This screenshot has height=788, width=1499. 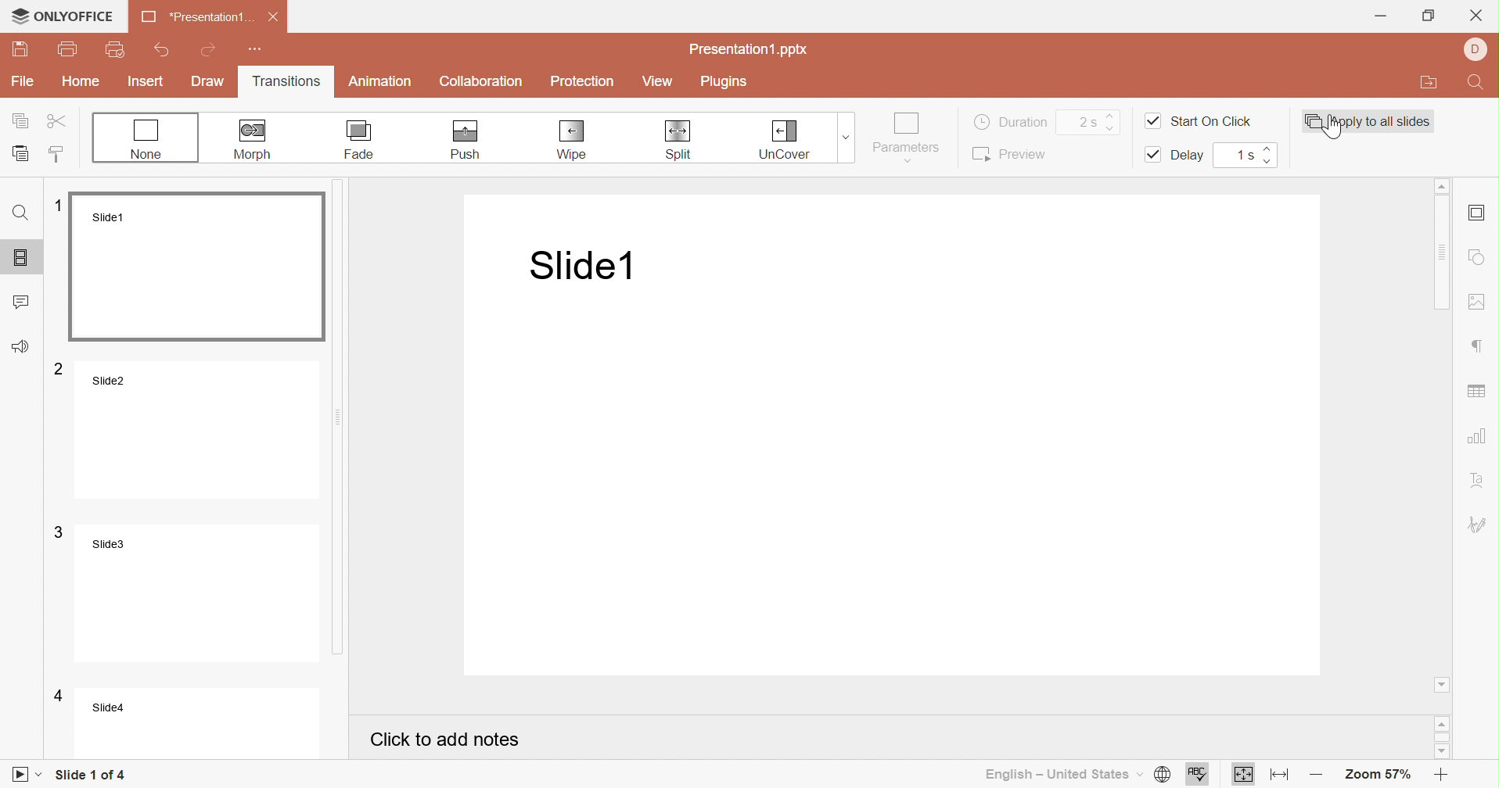 I want to click on Save, so click(x=19, y=51).